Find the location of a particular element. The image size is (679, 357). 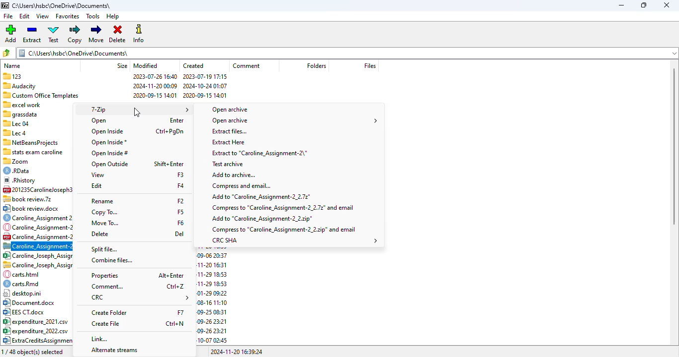

shortcut for move to is located at coordinates (181, 222).